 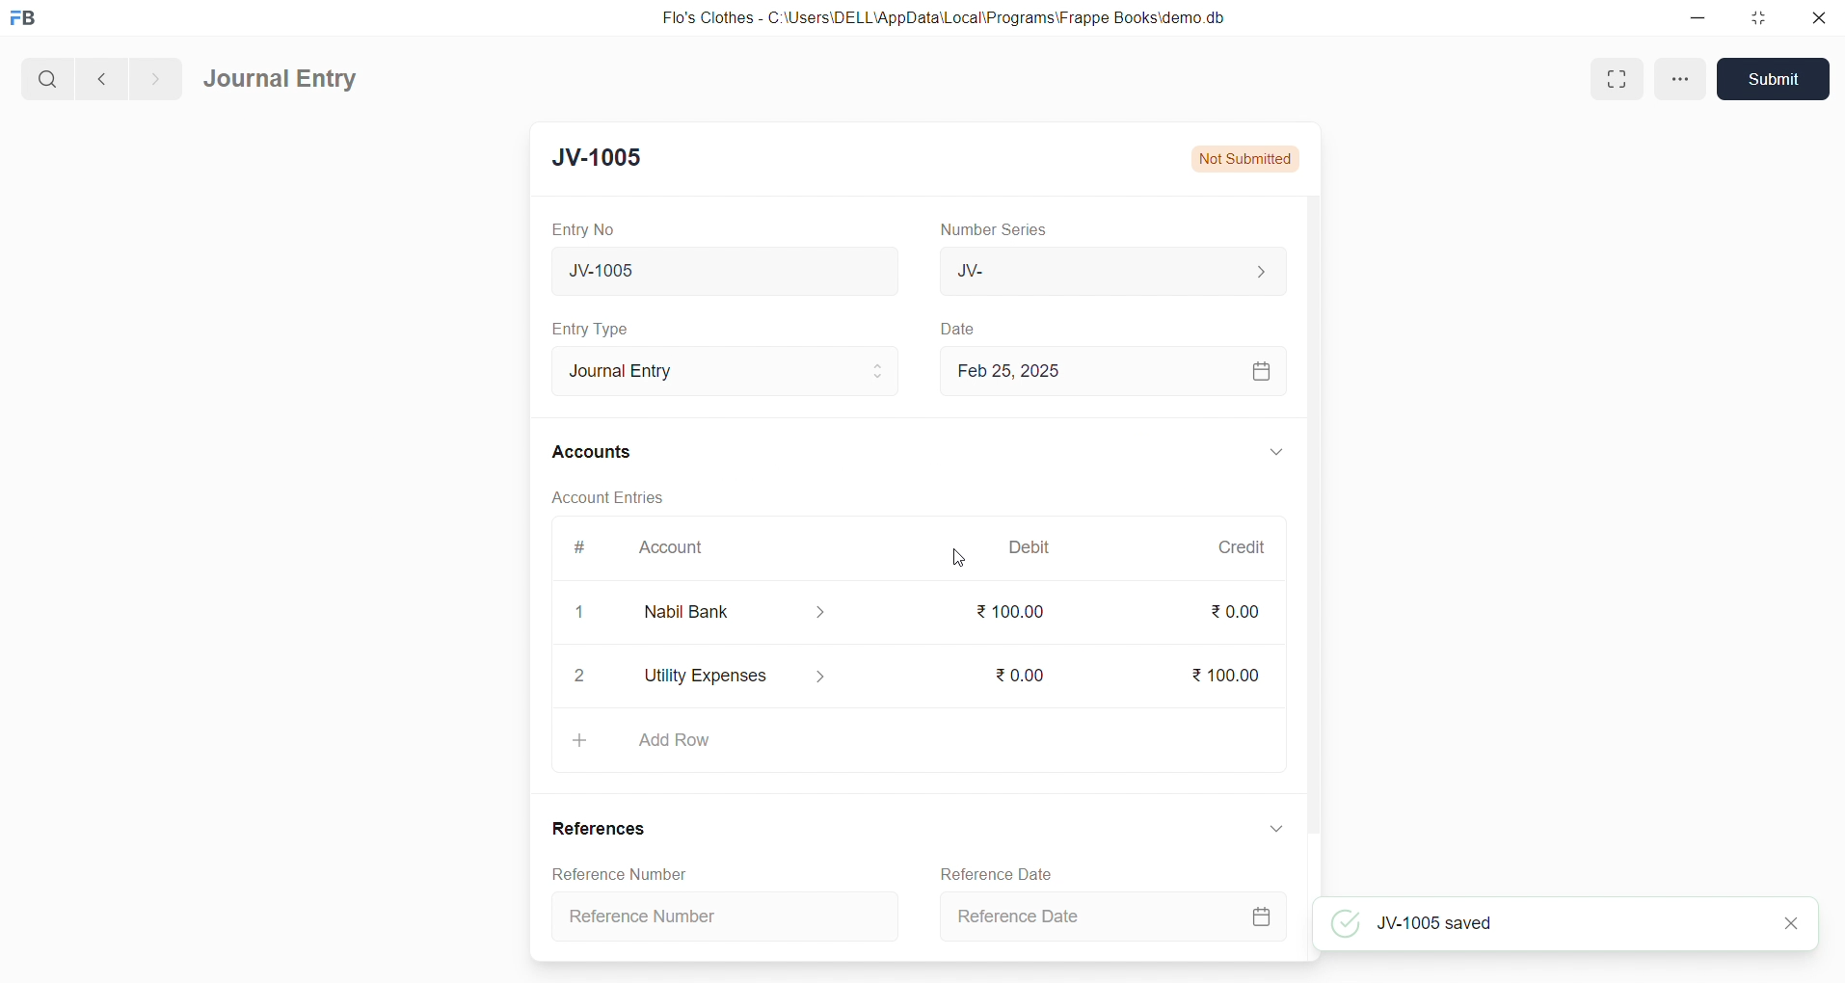 I want to click on more options, so click(x=1680, y=79).